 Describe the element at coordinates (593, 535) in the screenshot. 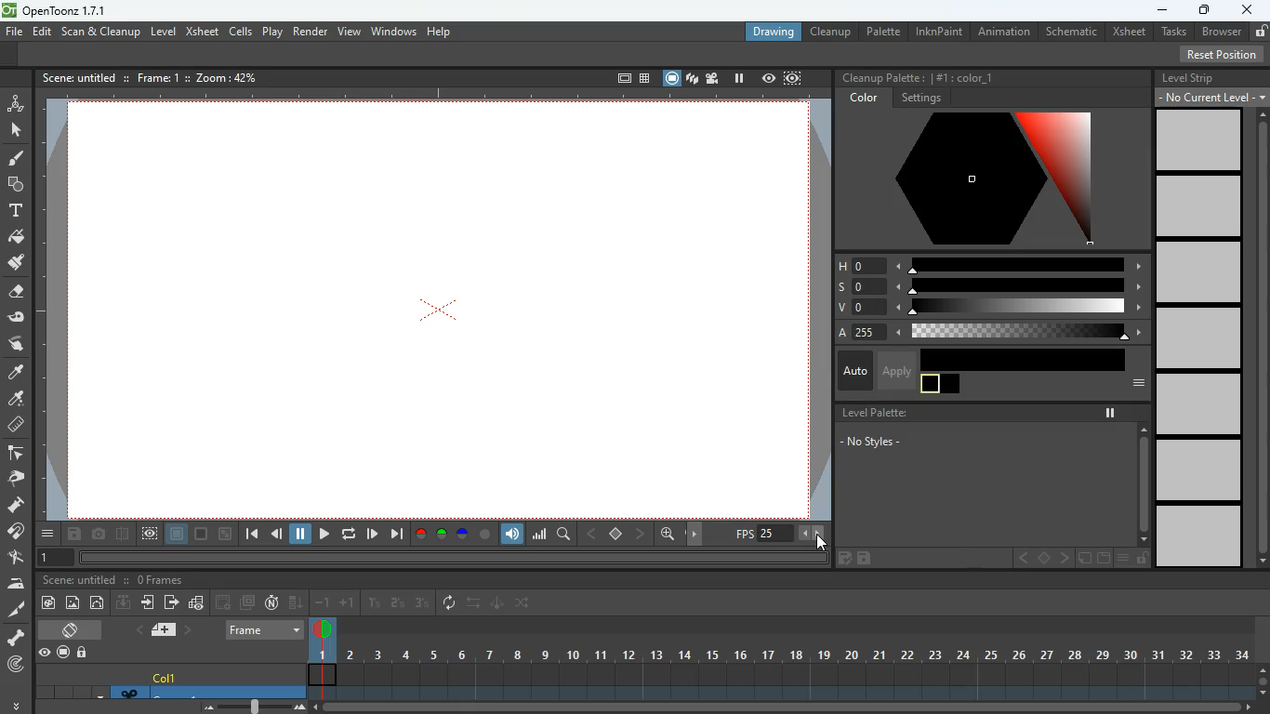

I see `left` at that location.